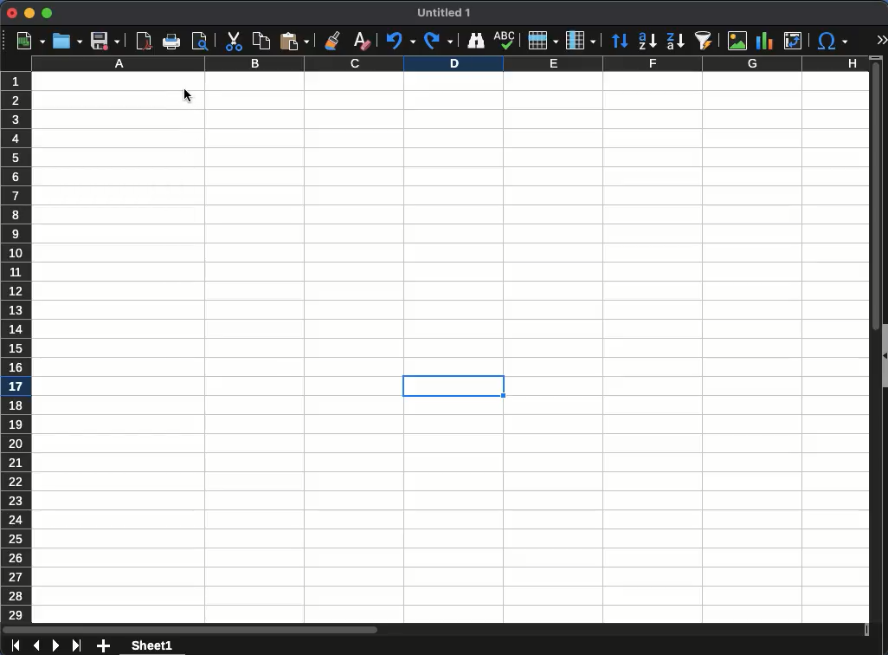 The image size is (888, 655). Describe the element at coordinates (736, 40) in the screenshot. I see `image` at that location.